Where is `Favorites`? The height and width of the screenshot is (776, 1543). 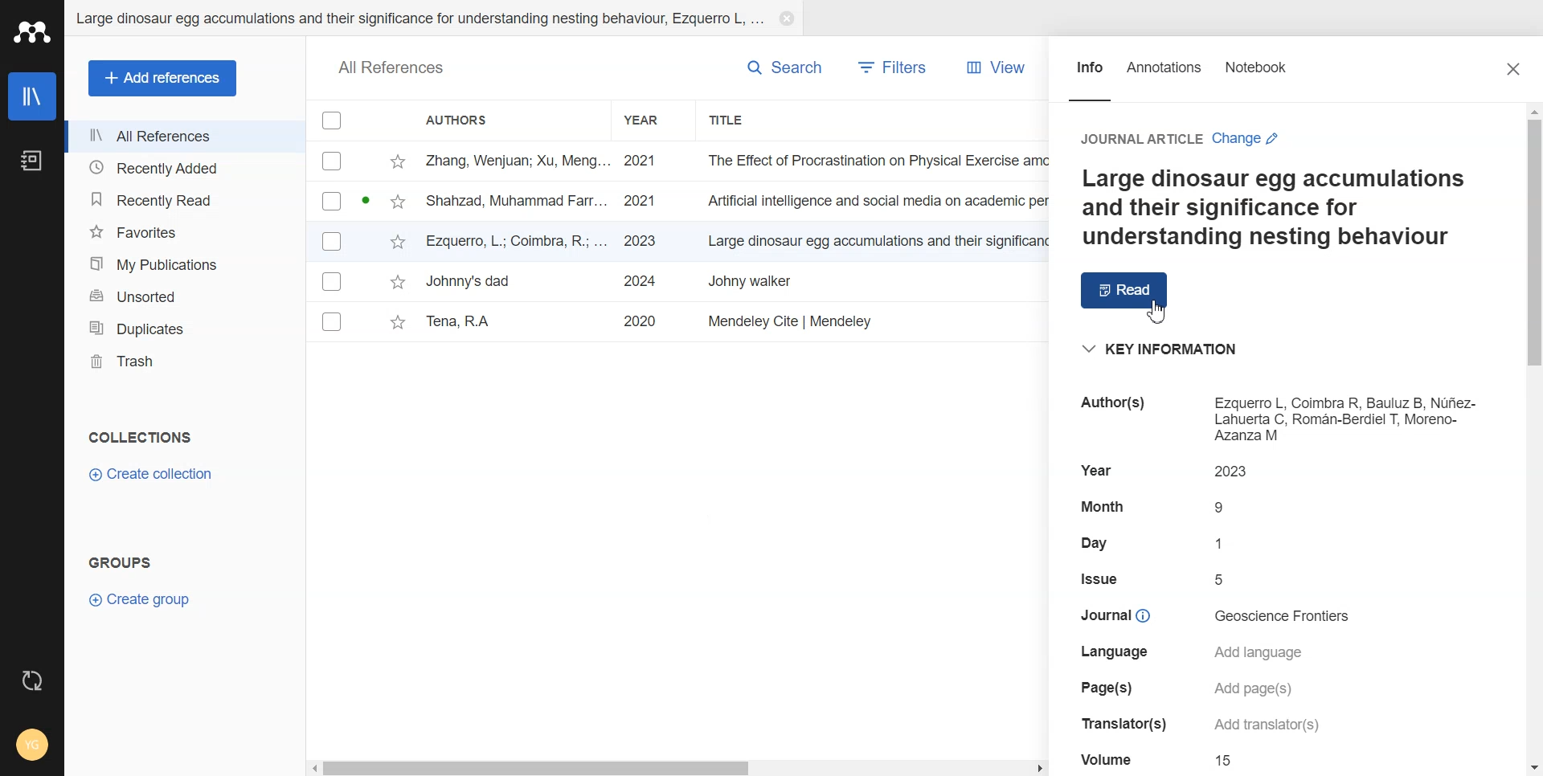 Favorites is located at coordinates (183, 231).